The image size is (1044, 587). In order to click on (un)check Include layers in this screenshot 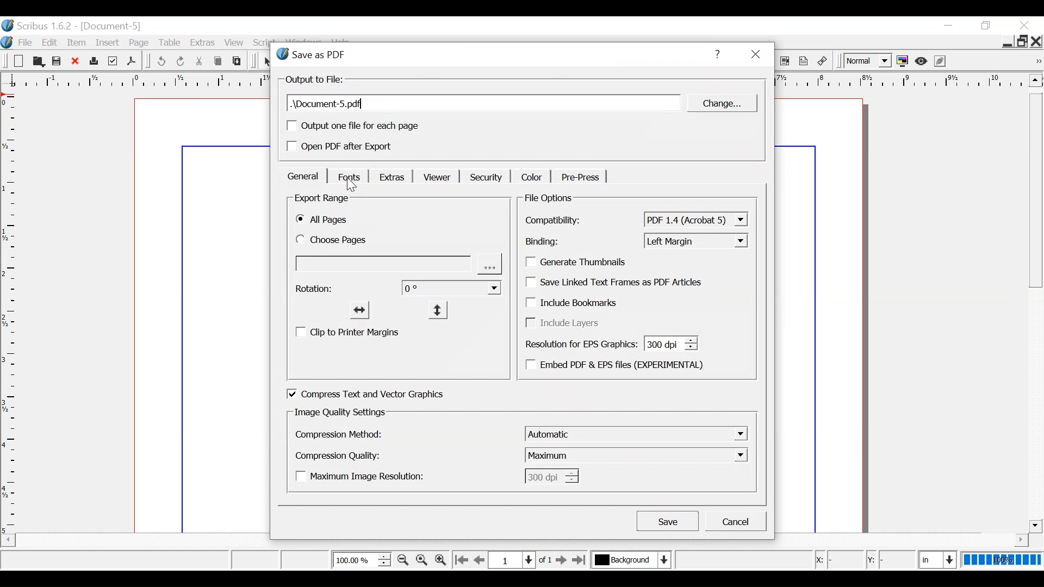, I will do `click(566, 323)`.